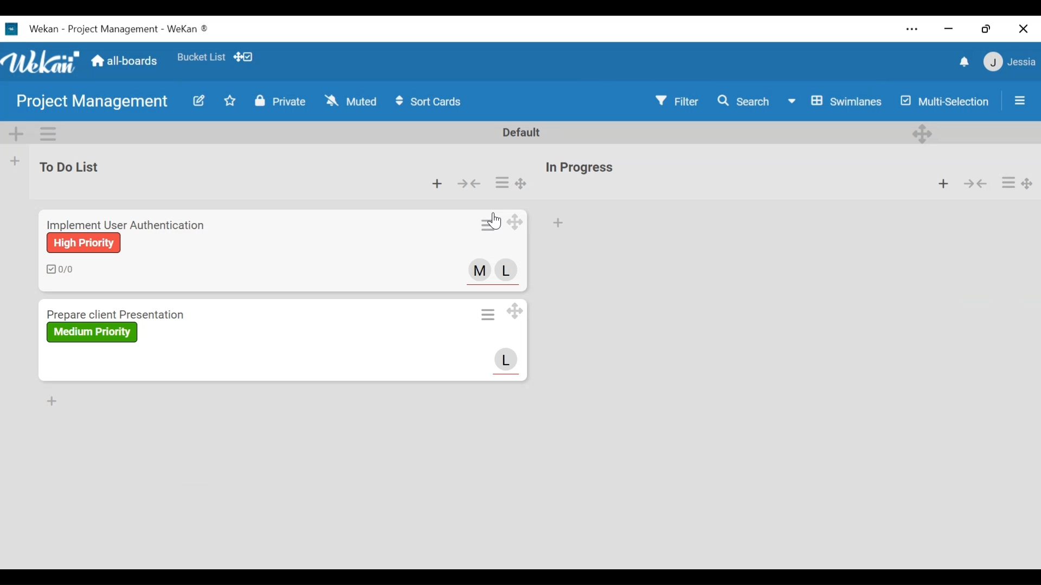 This screenshot has width=1041, height=585. I want to click on card actions, so click(489, 224).